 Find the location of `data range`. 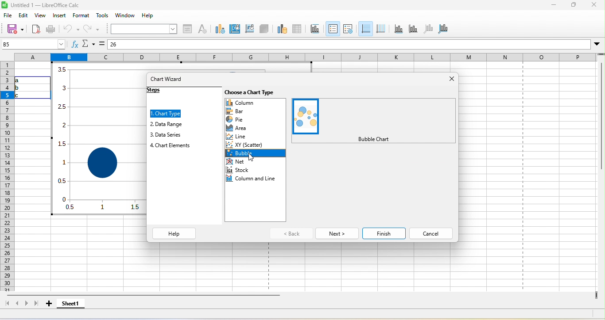

data range is located at coordinates (281, 29).